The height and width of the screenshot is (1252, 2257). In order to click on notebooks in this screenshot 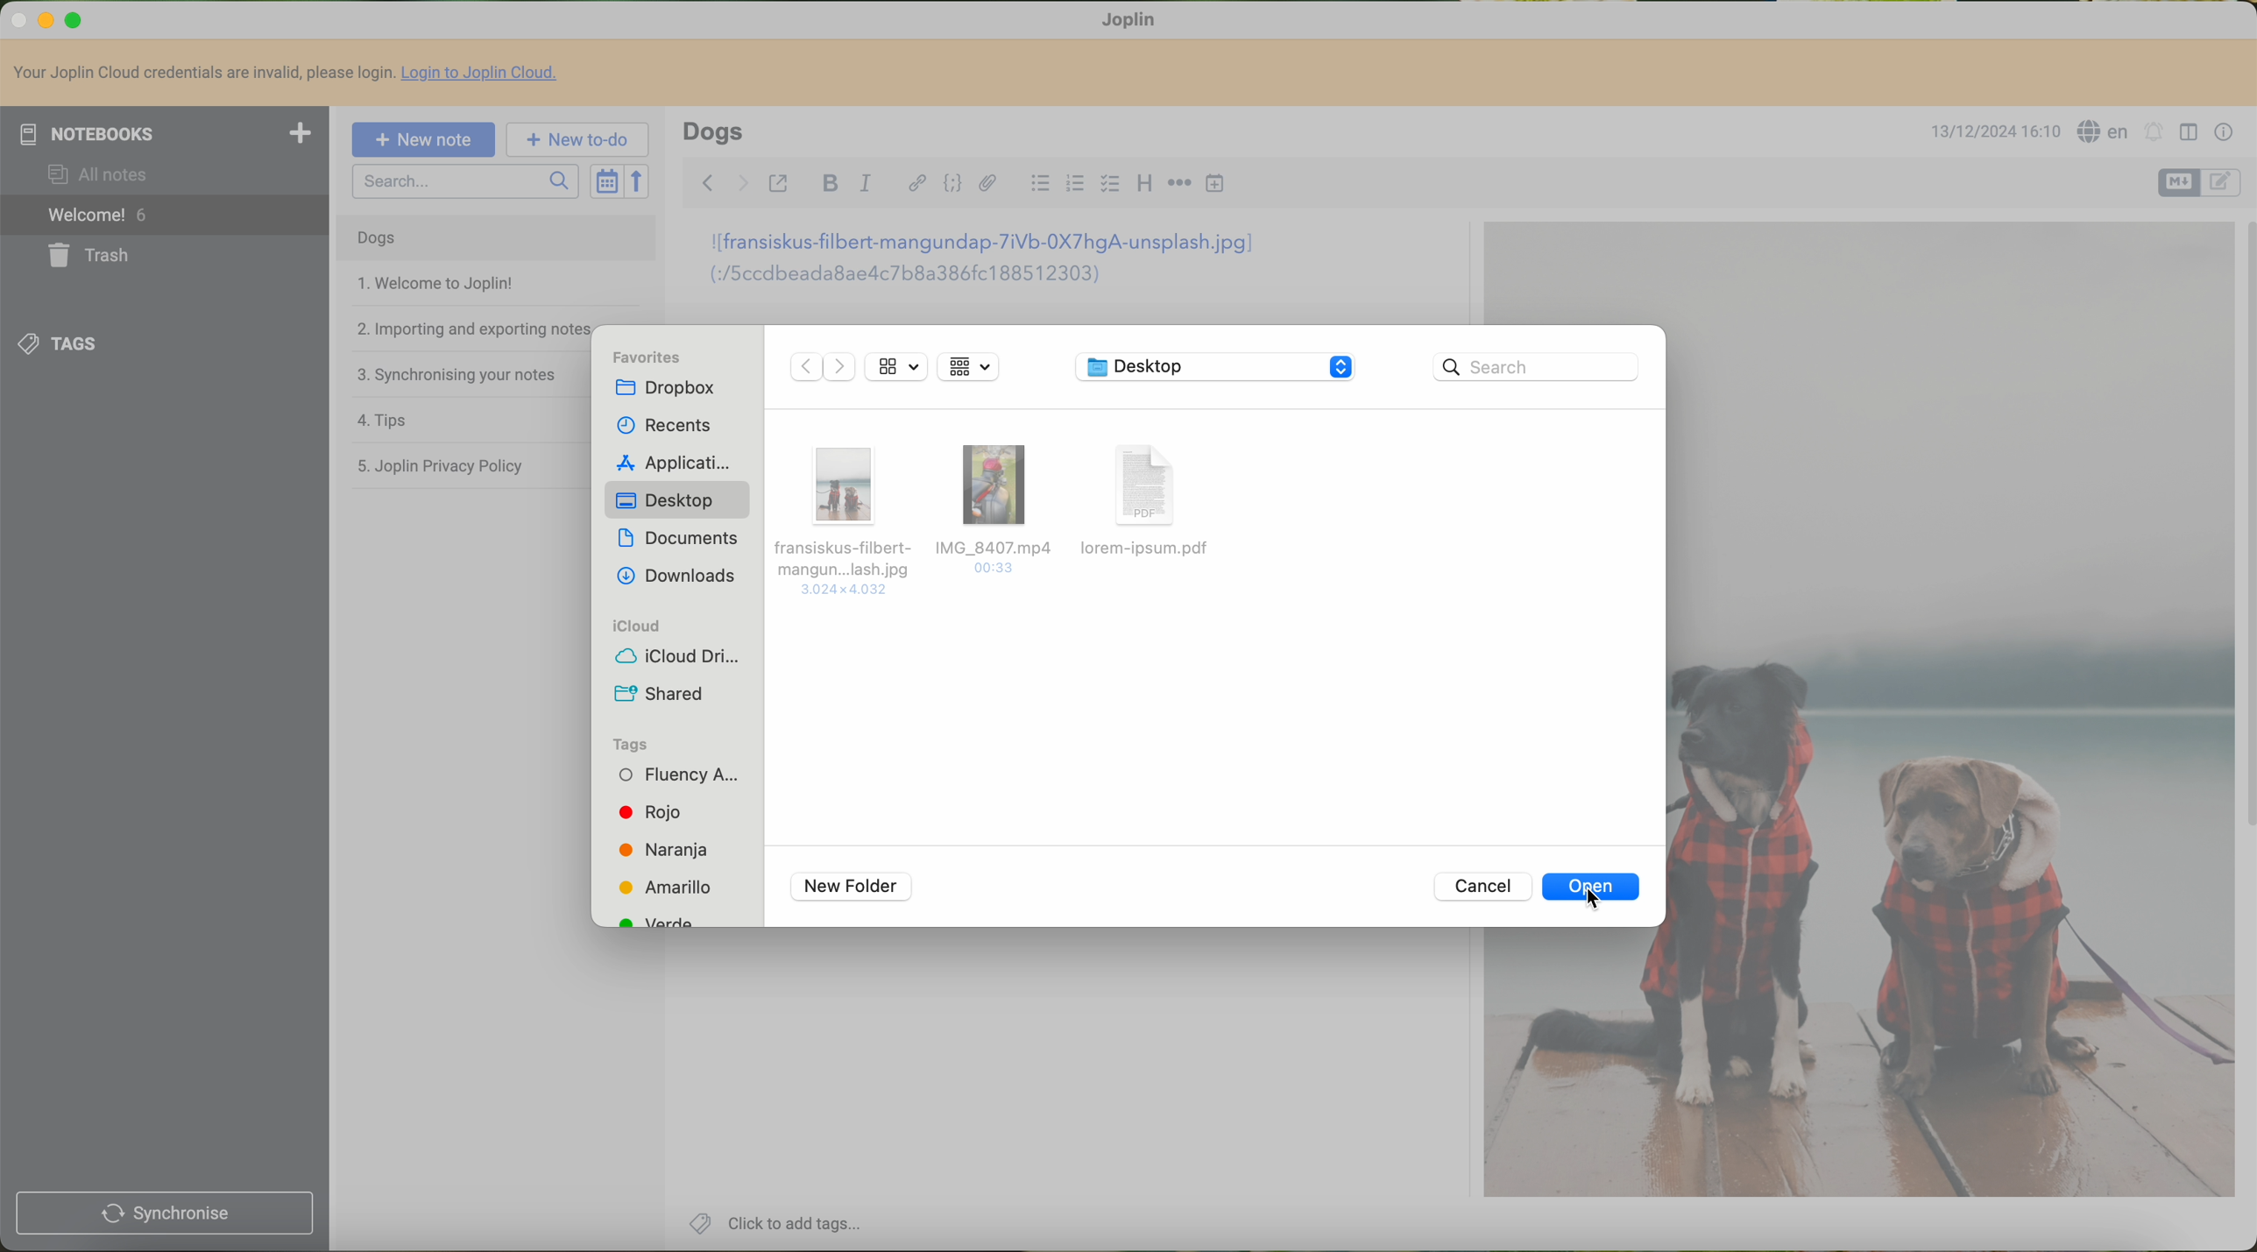, I will do `click(165, 133)`.